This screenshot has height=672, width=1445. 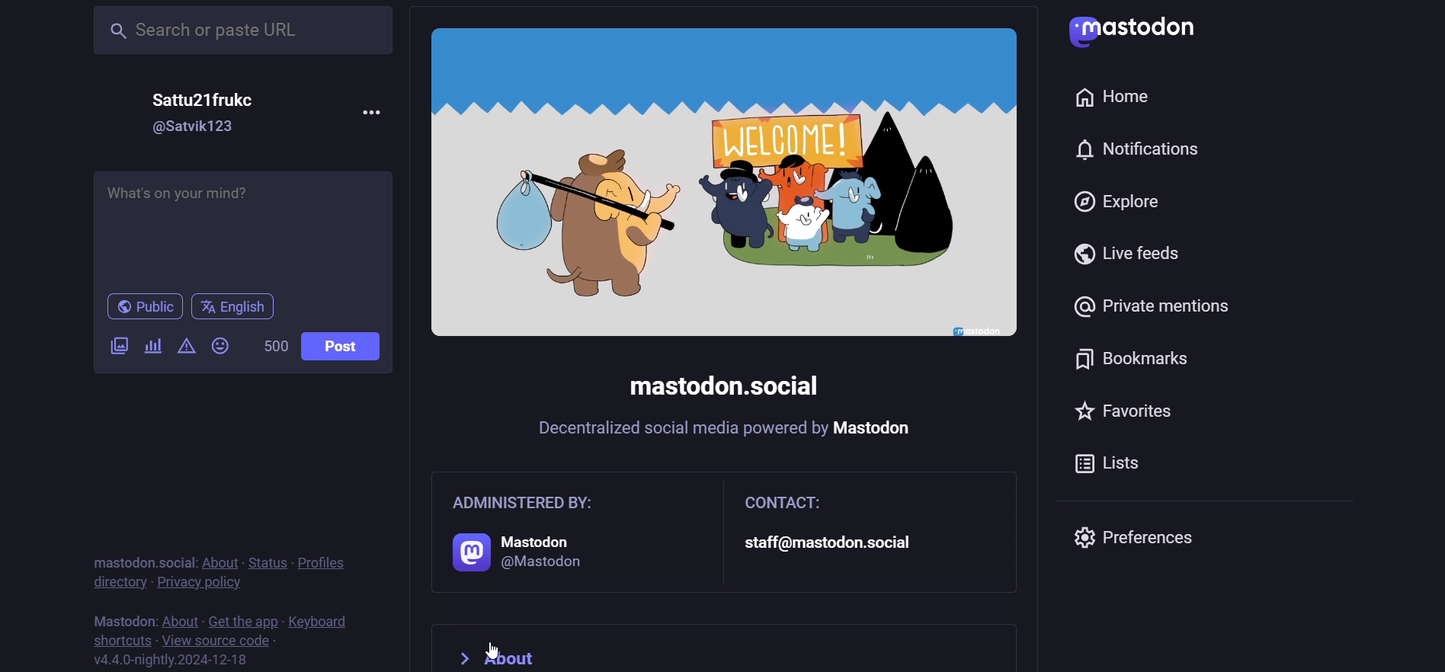 What do you see at coordinates (245, 29) in the screenshot?
I see `search` at bounding box center [245, 29].